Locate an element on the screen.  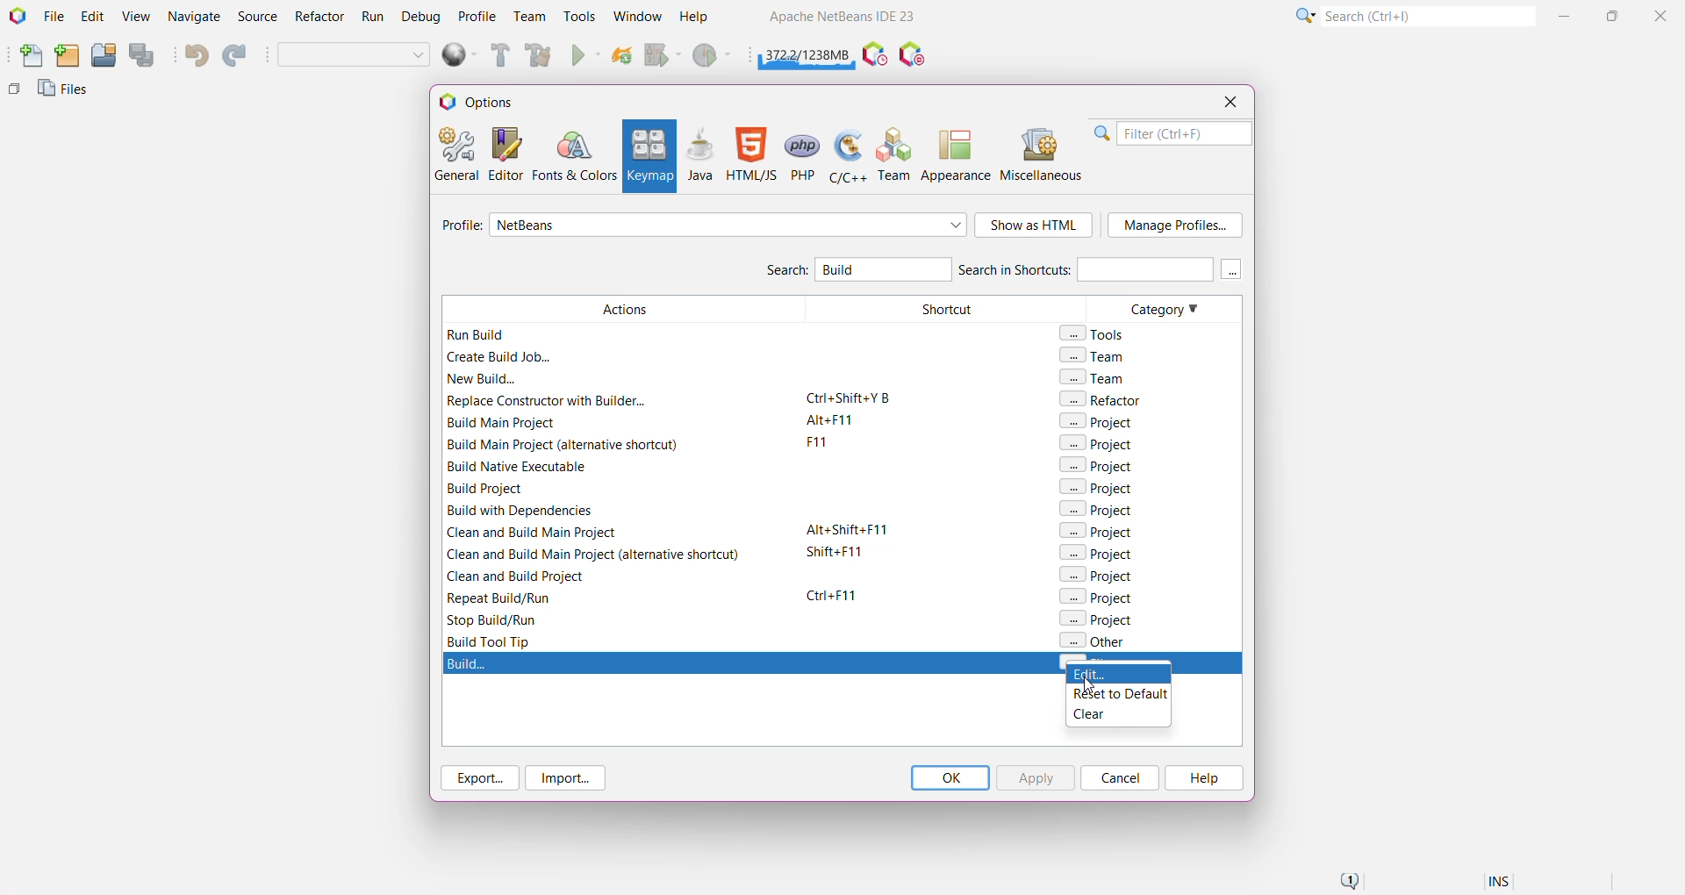
Keymap is located at coordinates (648, 156).